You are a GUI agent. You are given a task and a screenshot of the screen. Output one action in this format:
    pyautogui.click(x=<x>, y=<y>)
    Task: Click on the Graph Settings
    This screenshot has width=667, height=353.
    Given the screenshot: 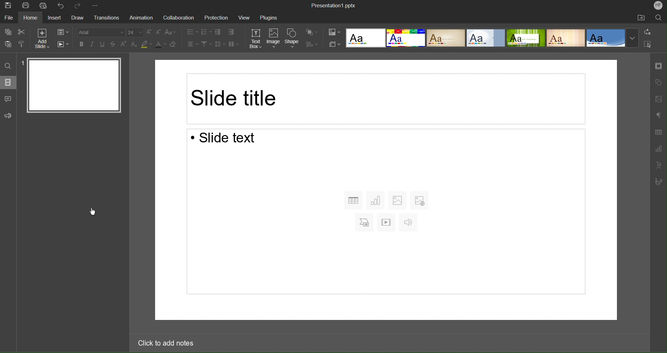 What is the action you would take?
    pyautogui.click(x=658, y=148)
    